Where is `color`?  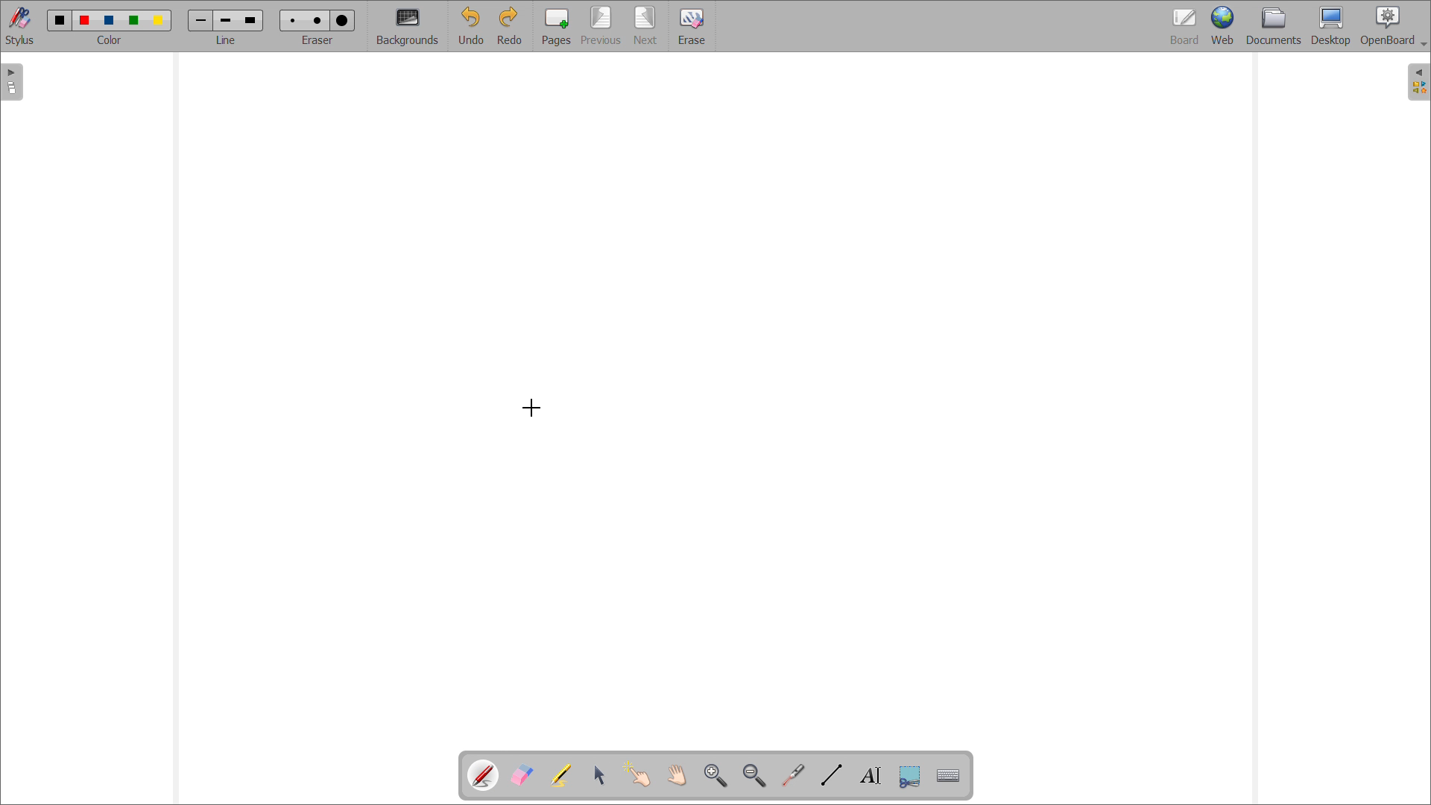 color is located at coordinates (86, 20).